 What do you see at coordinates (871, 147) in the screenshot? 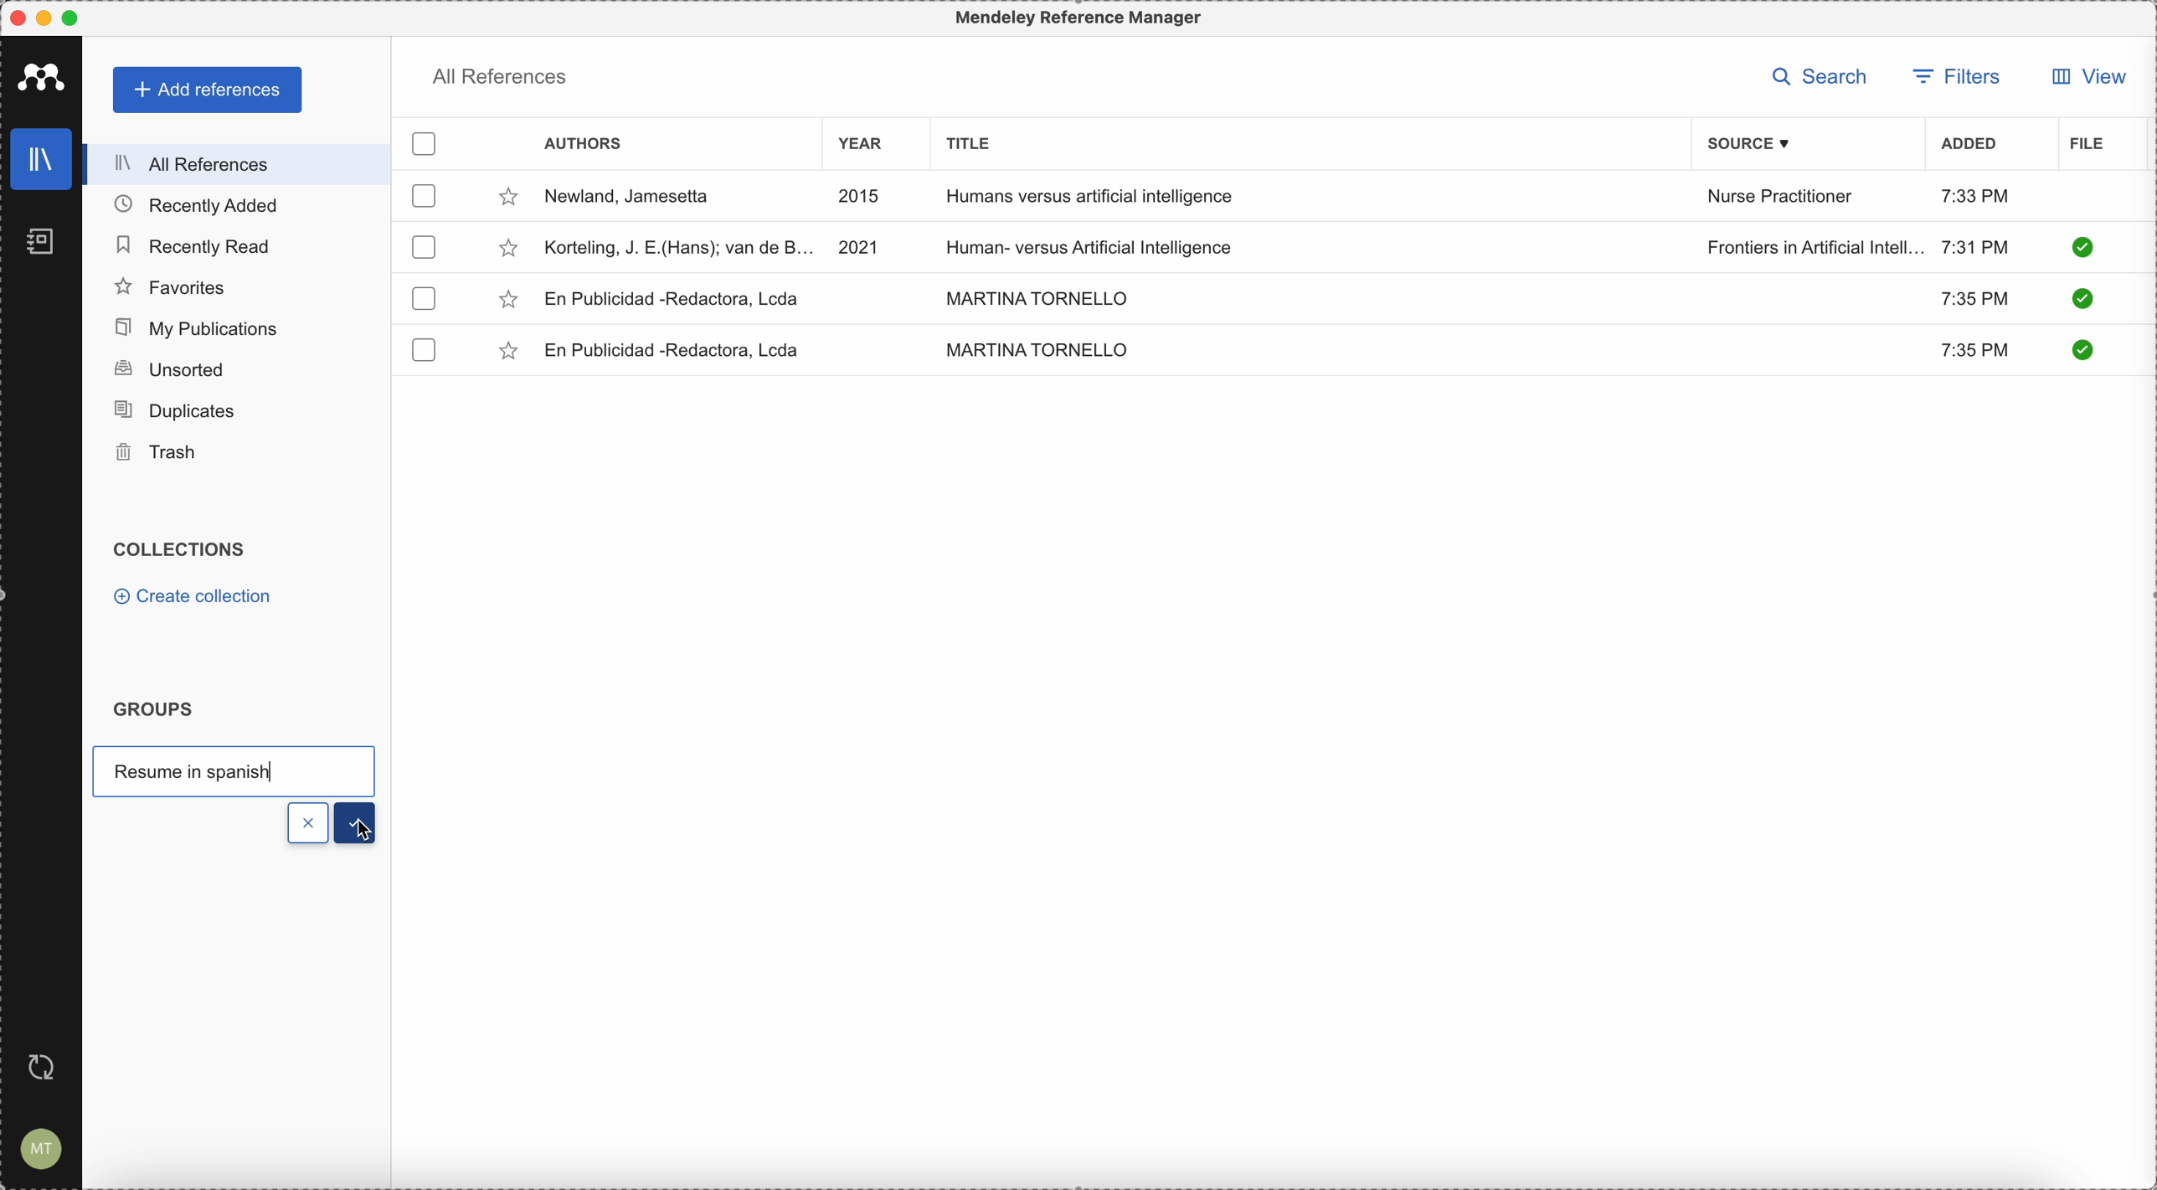
I see `year` at bounding box center [871, 147].